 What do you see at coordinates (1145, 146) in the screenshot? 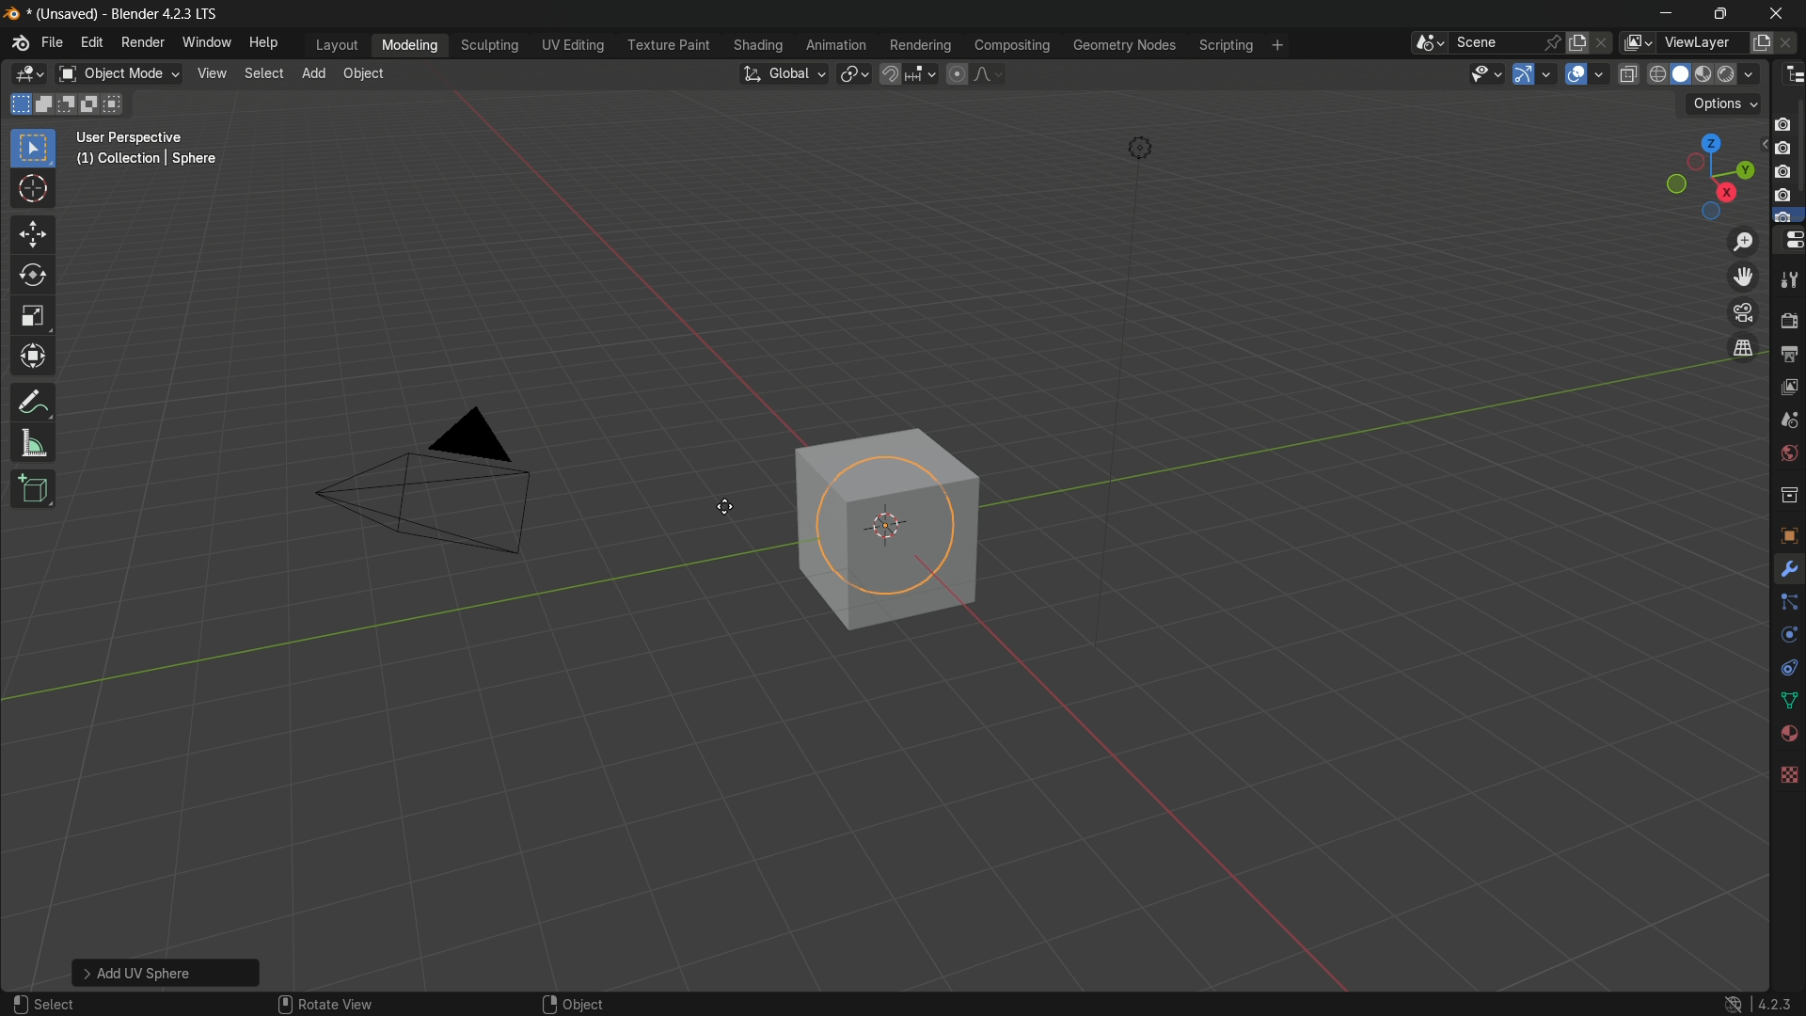
I see `light` at bounding box center [1145, 146].